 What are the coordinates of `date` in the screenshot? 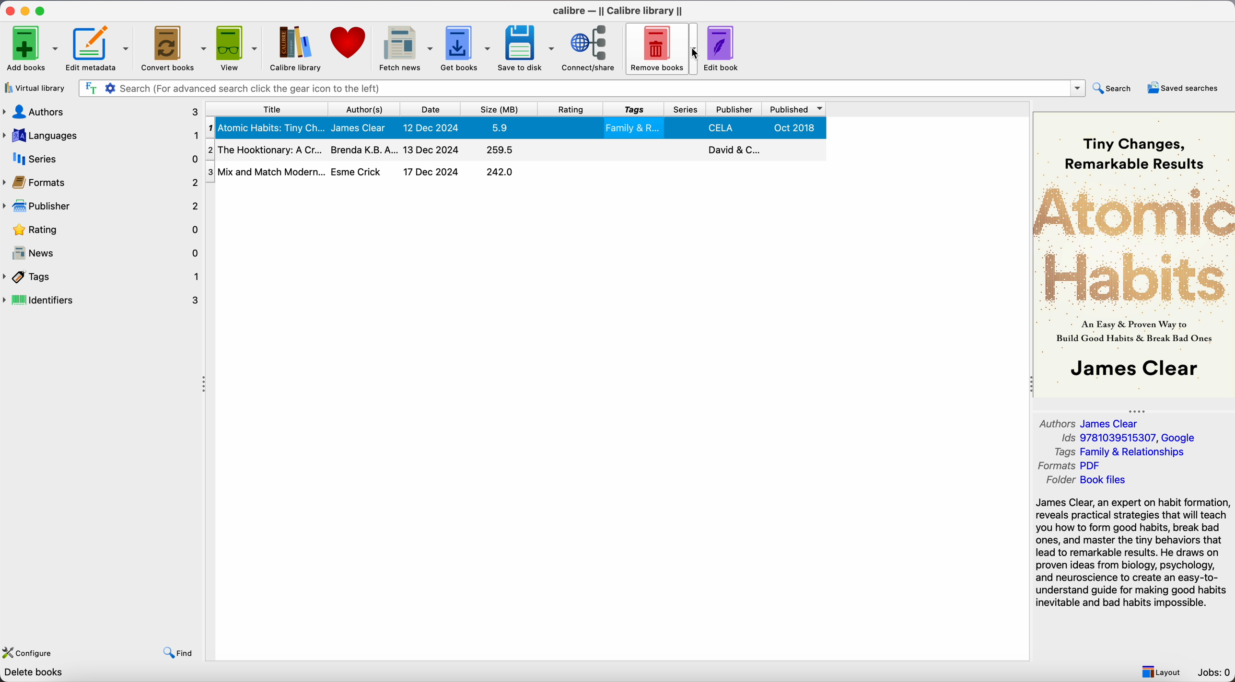 It's located at (434, 109).